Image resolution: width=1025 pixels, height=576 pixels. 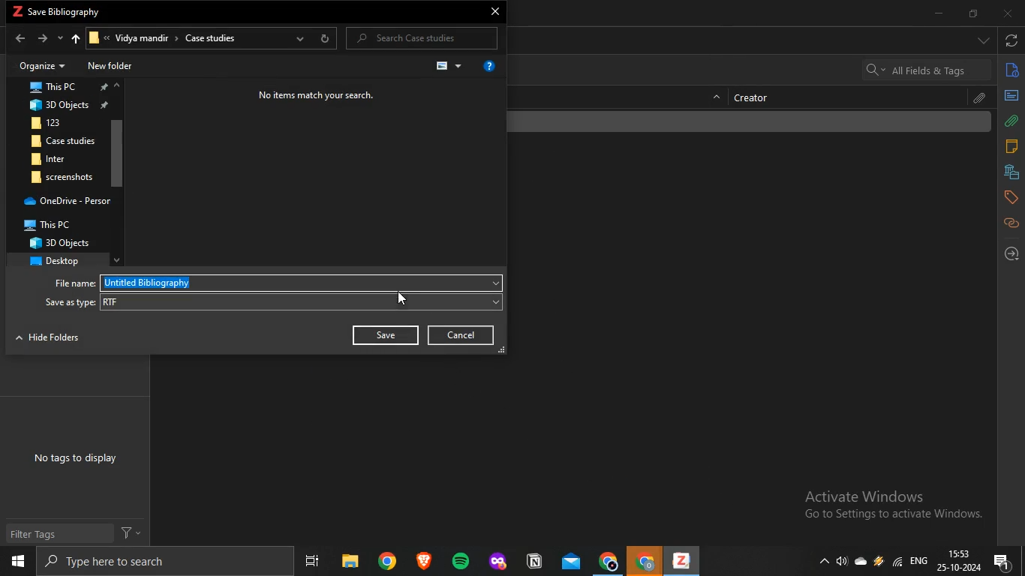 What do you see at coordinates (61, 40) in the screenshot?
I see `recent locations` at bounding box center [61, 40].